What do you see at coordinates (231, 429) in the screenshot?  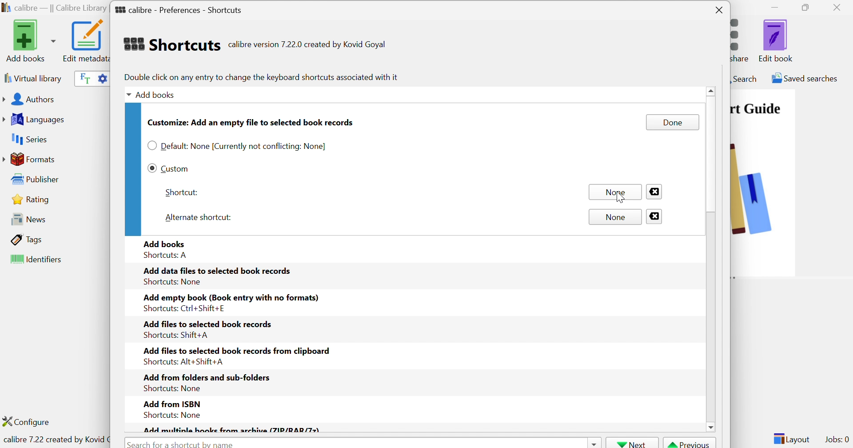 I see `Add multiple books from archive (ZIP/RAR/Z)` at bounding box center [231, 429].